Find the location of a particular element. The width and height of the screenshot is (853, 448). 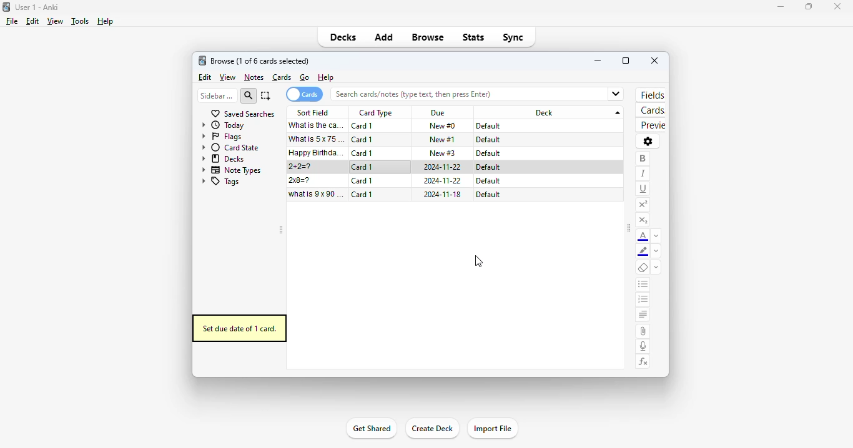

ordered list is located at coordinates (643, 301).